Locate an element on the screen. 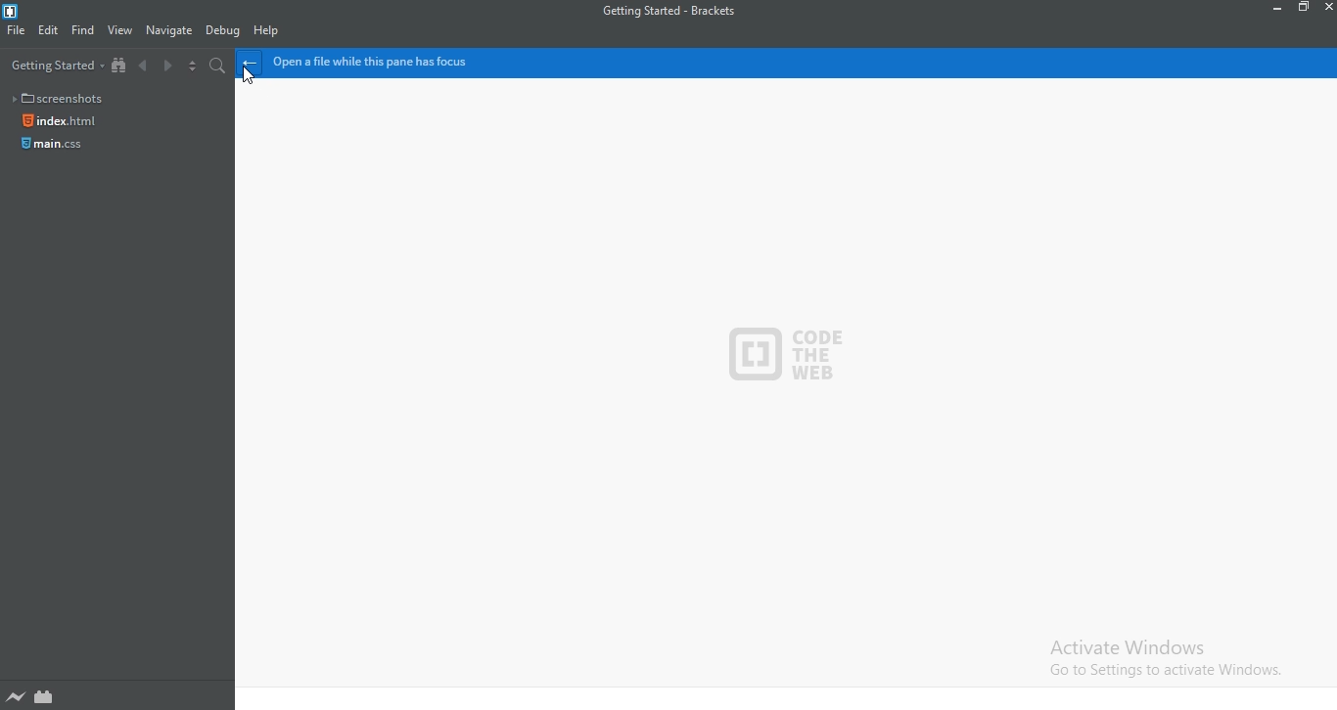  Help is located at coordinates (269, 33).